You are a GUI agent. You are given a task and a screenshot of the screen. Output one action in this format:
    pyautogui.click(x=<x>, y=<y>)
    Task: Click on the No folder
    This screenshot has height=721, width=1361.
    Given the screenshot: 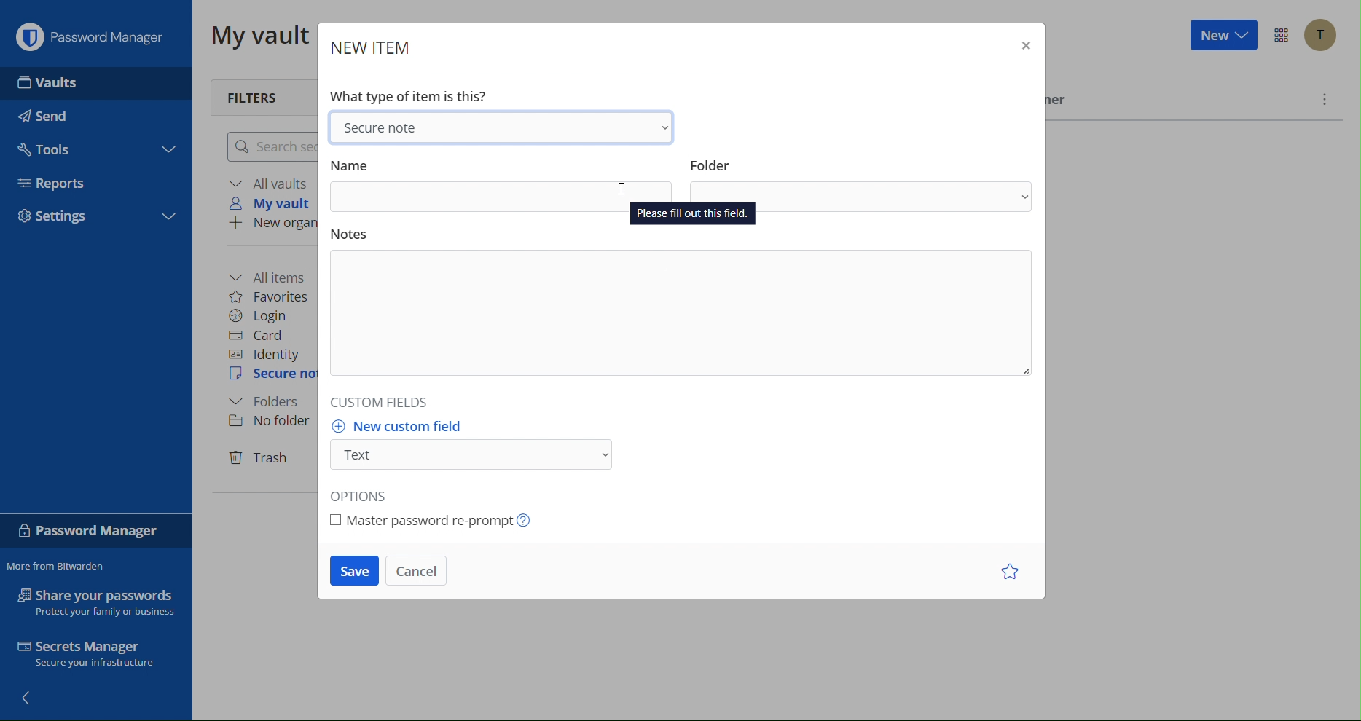 What is the action you would take?
    pyautogui.click(x=268, y=422)
    